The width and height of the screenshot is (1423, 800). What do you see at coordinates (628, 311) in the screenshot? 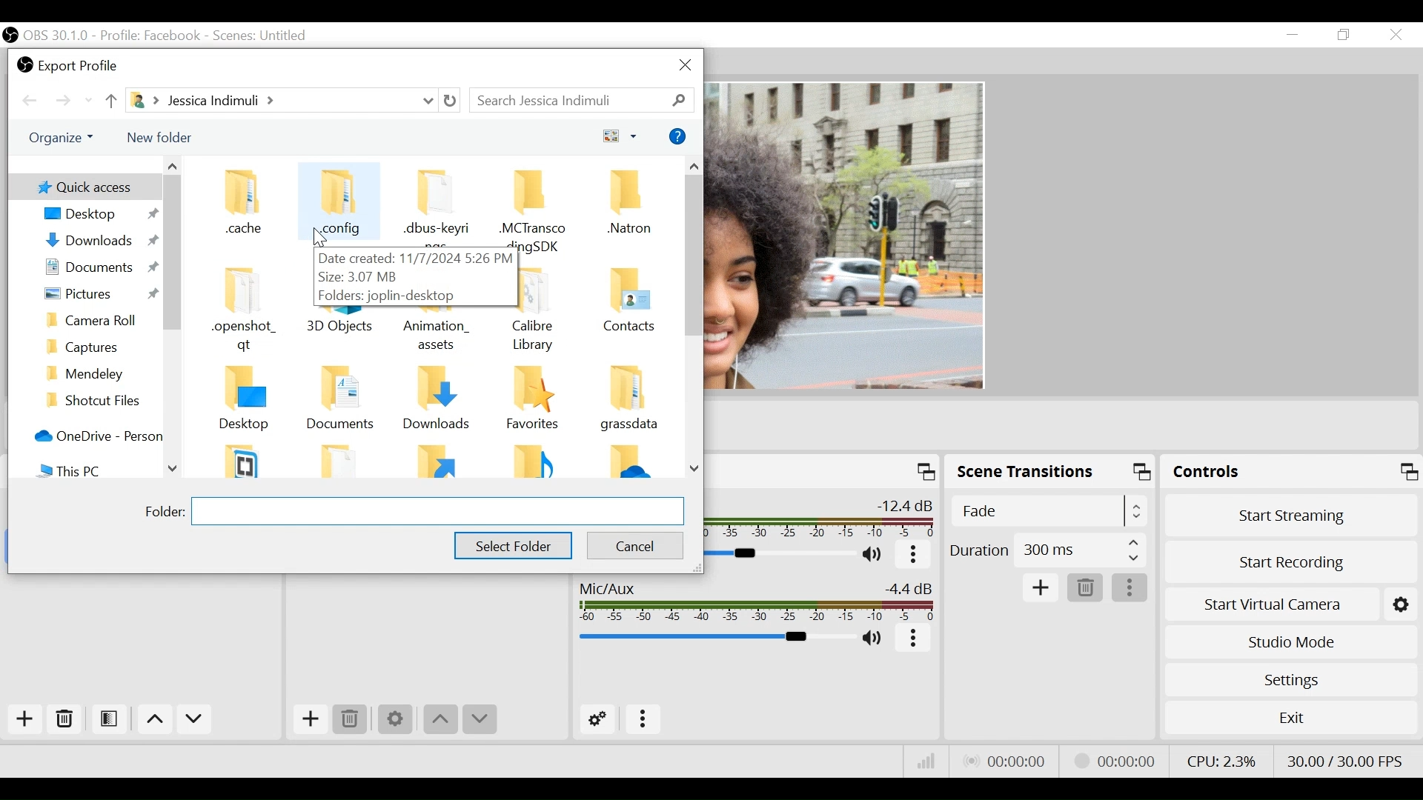
I see `Folder` at bounding box center [628, 311].